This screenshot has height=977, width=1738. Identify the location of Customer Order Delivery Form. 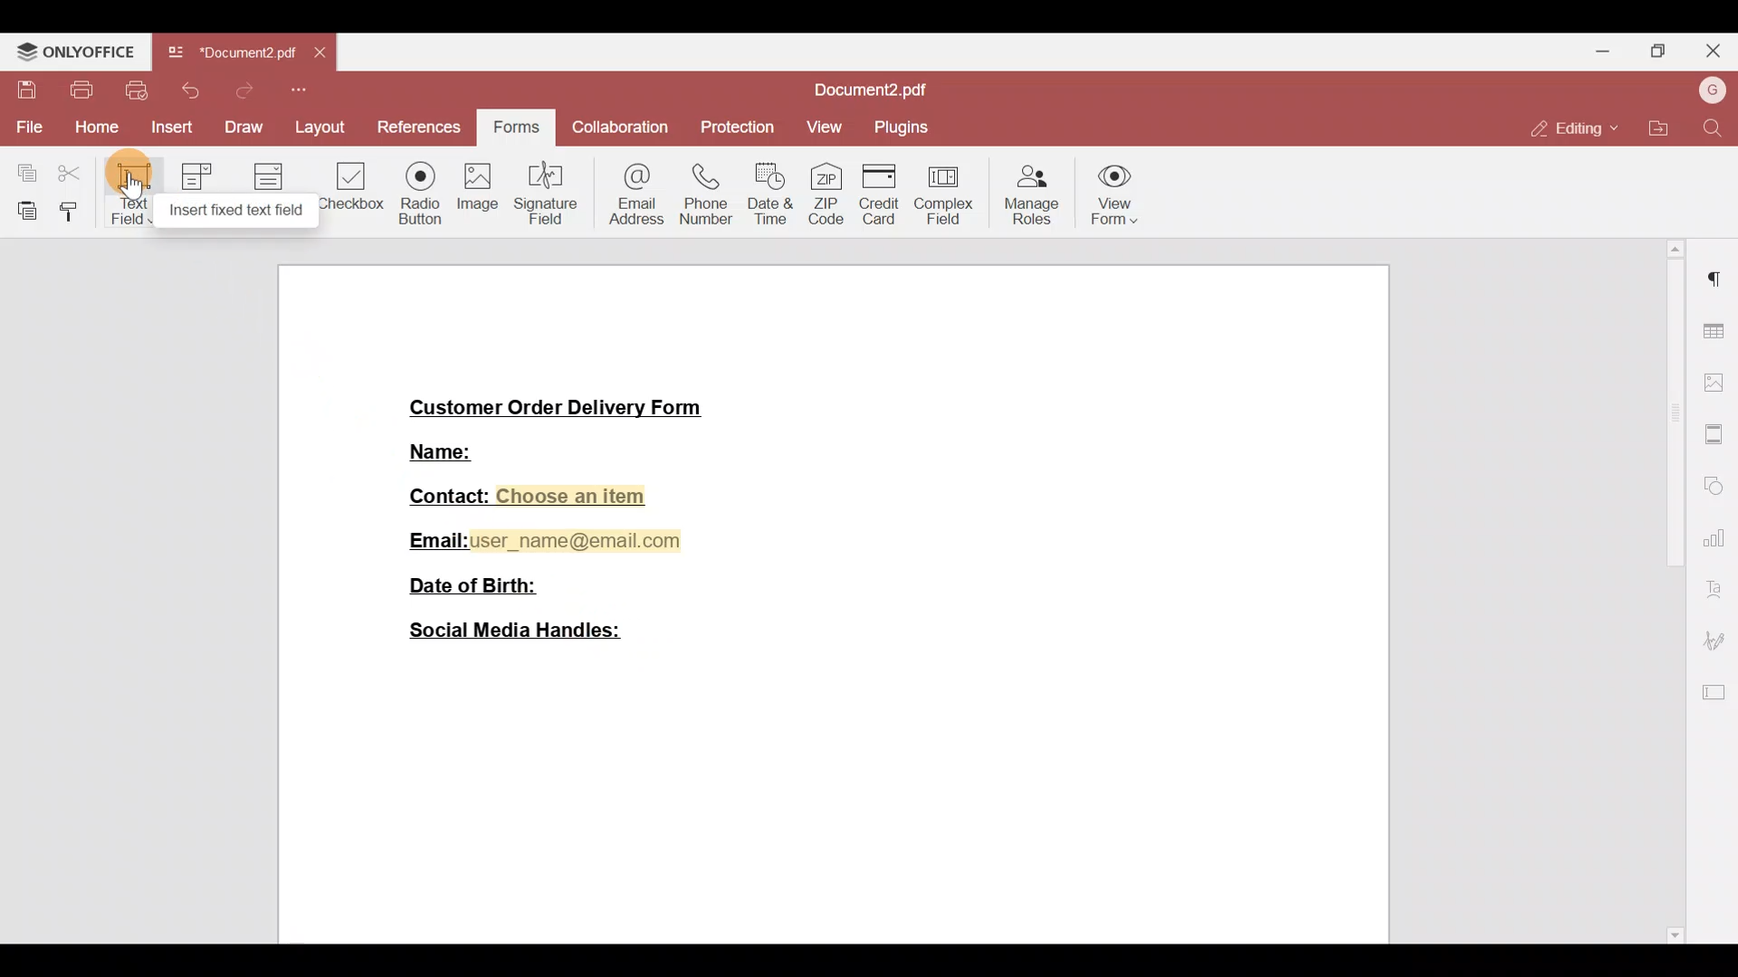
(554, 403).